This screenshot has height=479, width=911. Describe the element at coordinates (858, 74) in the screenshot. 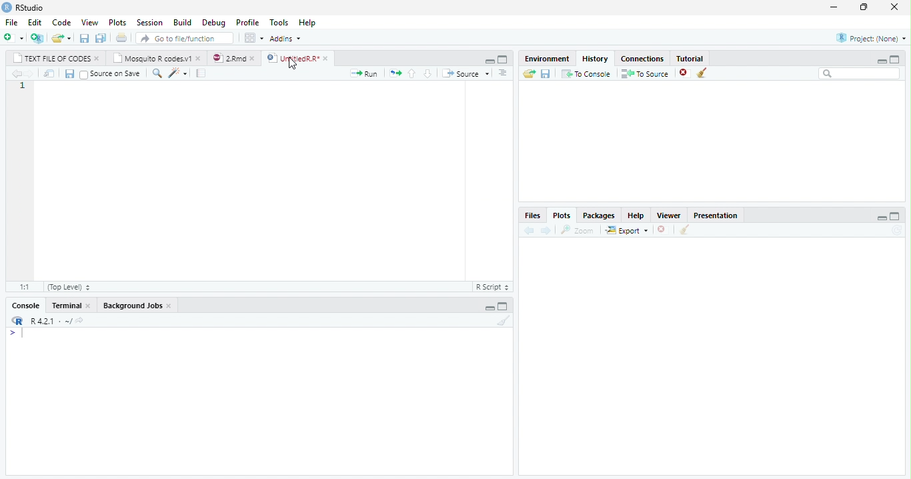

I see `search` at that location.